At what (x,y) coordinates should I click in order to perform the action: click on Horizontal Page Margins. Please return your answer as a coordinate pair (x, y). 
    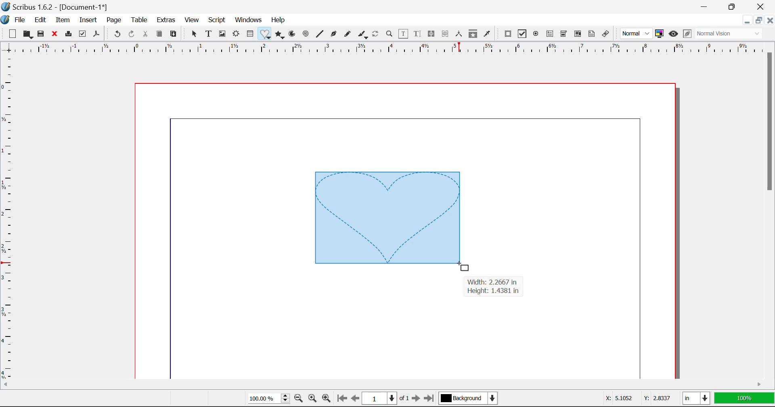
    Looking at the image, I should click on (7, 219).